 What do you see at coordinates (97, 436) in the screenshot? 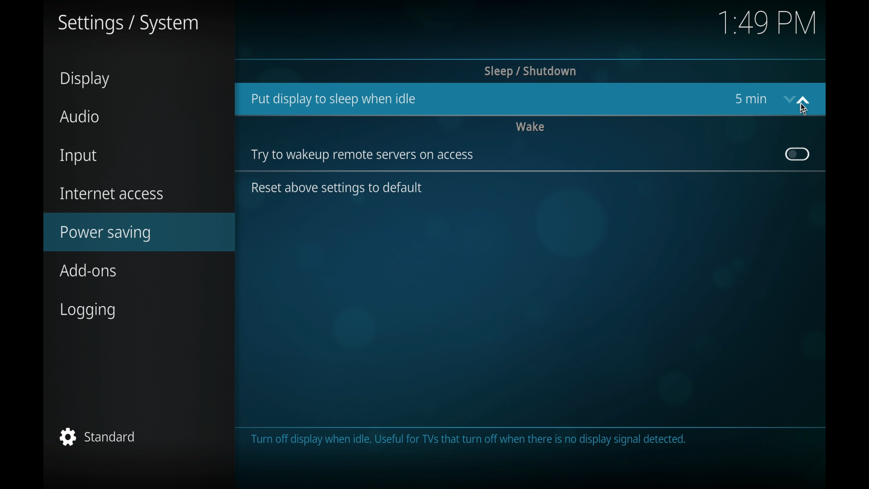
I see `standard` at bounding box center [97, 436].